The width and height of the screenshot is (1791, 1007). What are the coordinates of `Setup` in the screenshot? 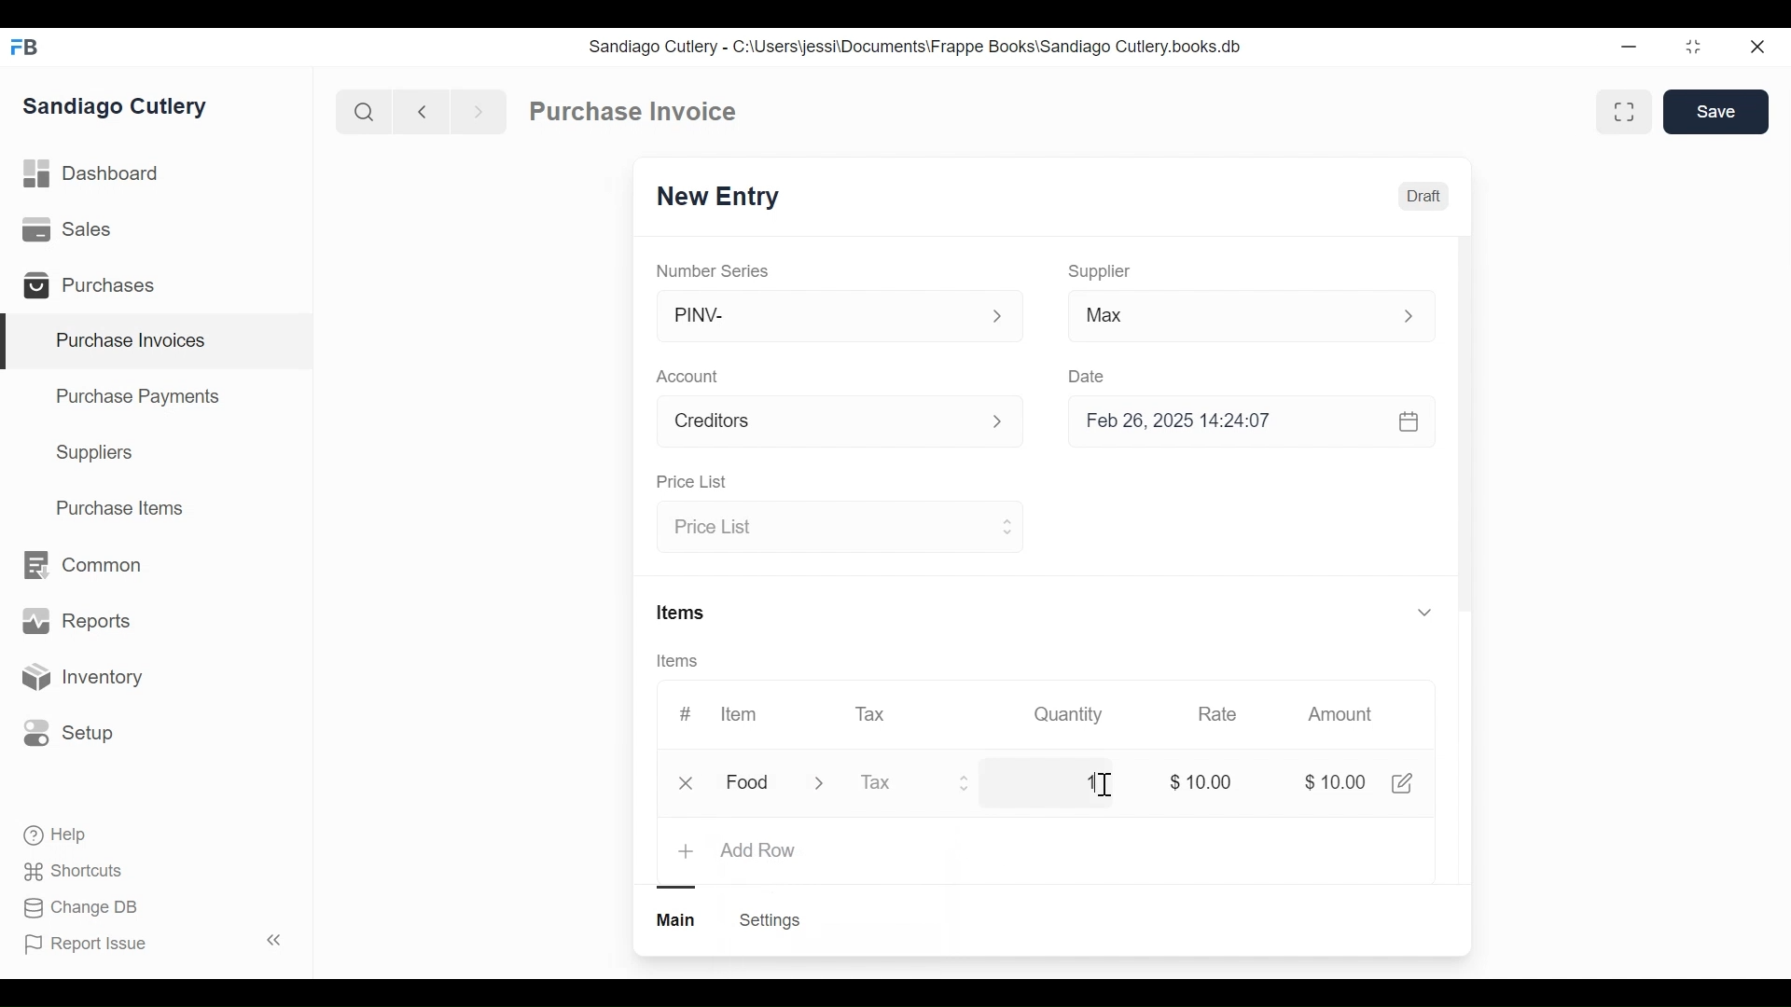 It's located at (69, 732).